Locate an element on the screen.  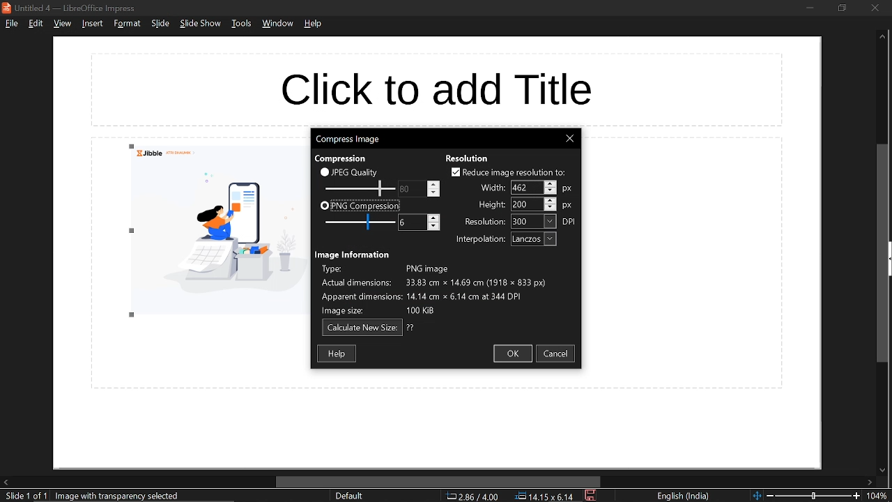
space for title is located at coordinates (438, 89).